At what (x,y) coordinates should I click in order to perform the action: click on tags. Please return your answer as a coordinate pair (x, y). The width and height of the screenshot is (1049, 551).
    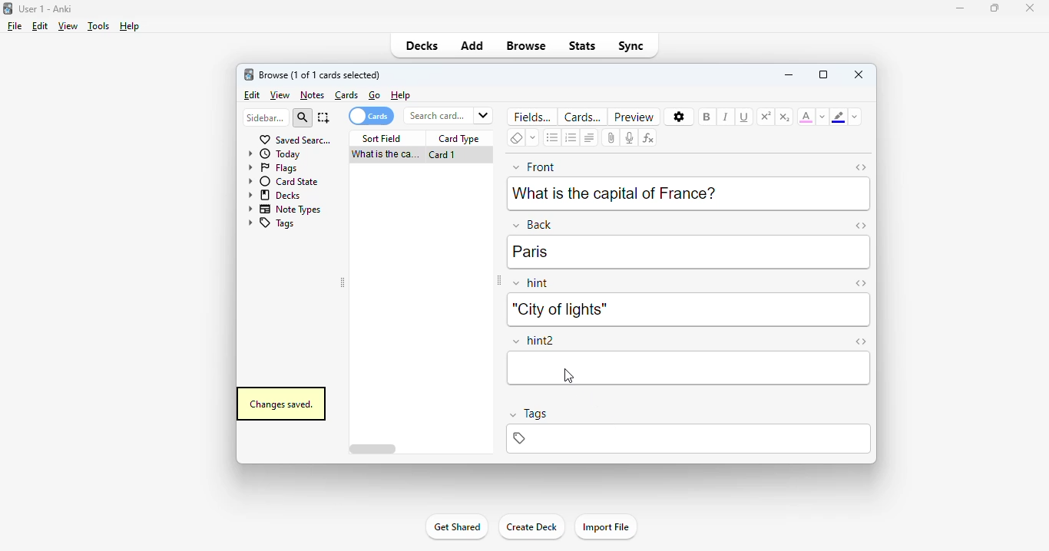
    Looking at the image, I should click on (687, 439).